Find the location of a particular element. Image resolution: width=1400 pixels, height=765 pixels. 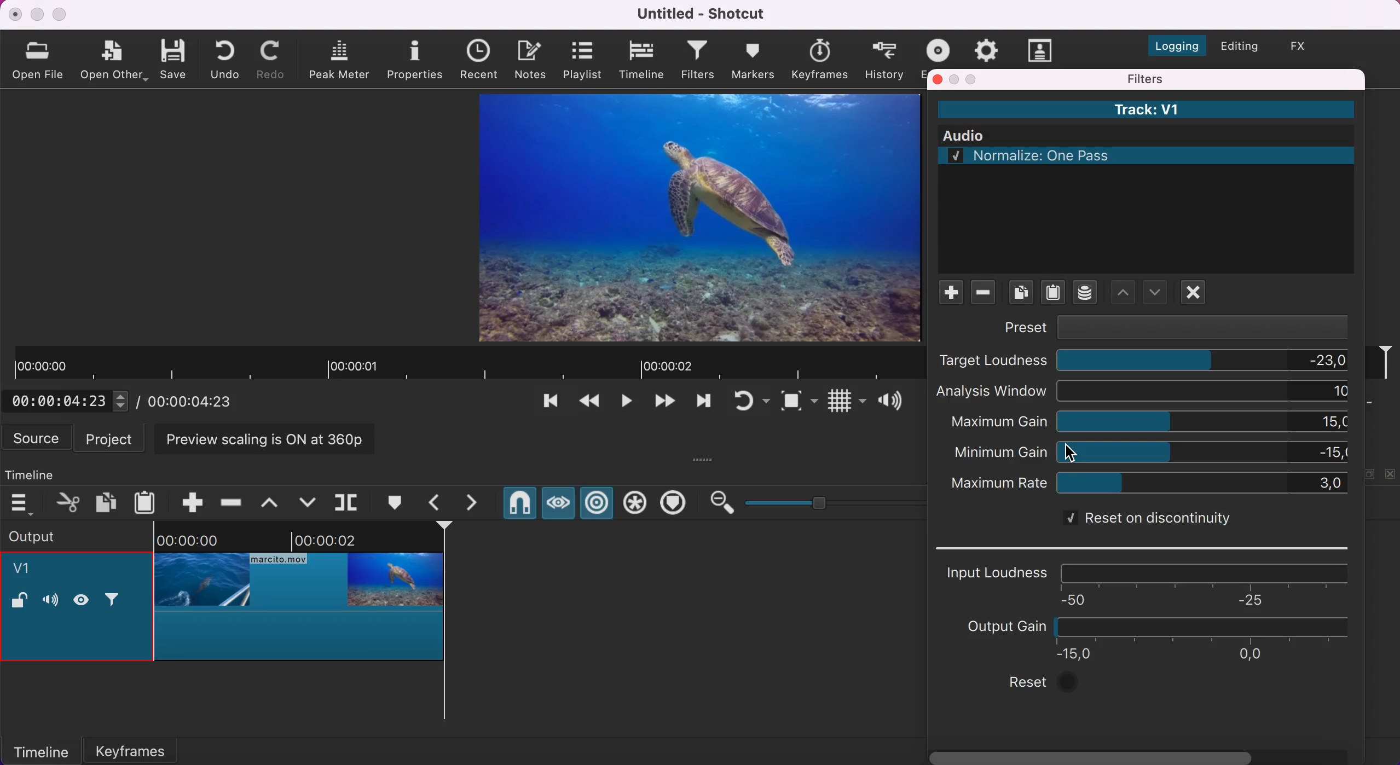

preview scaling is on at 360p is located at coordinates (271, 438).